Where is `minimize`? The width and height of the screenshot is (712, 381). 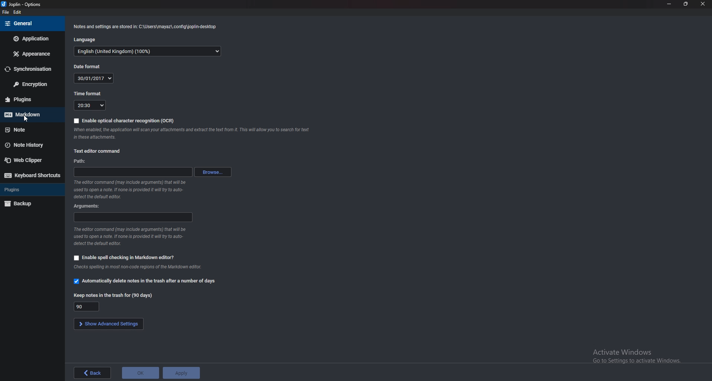
minimize is located at coordinates (669, 3).